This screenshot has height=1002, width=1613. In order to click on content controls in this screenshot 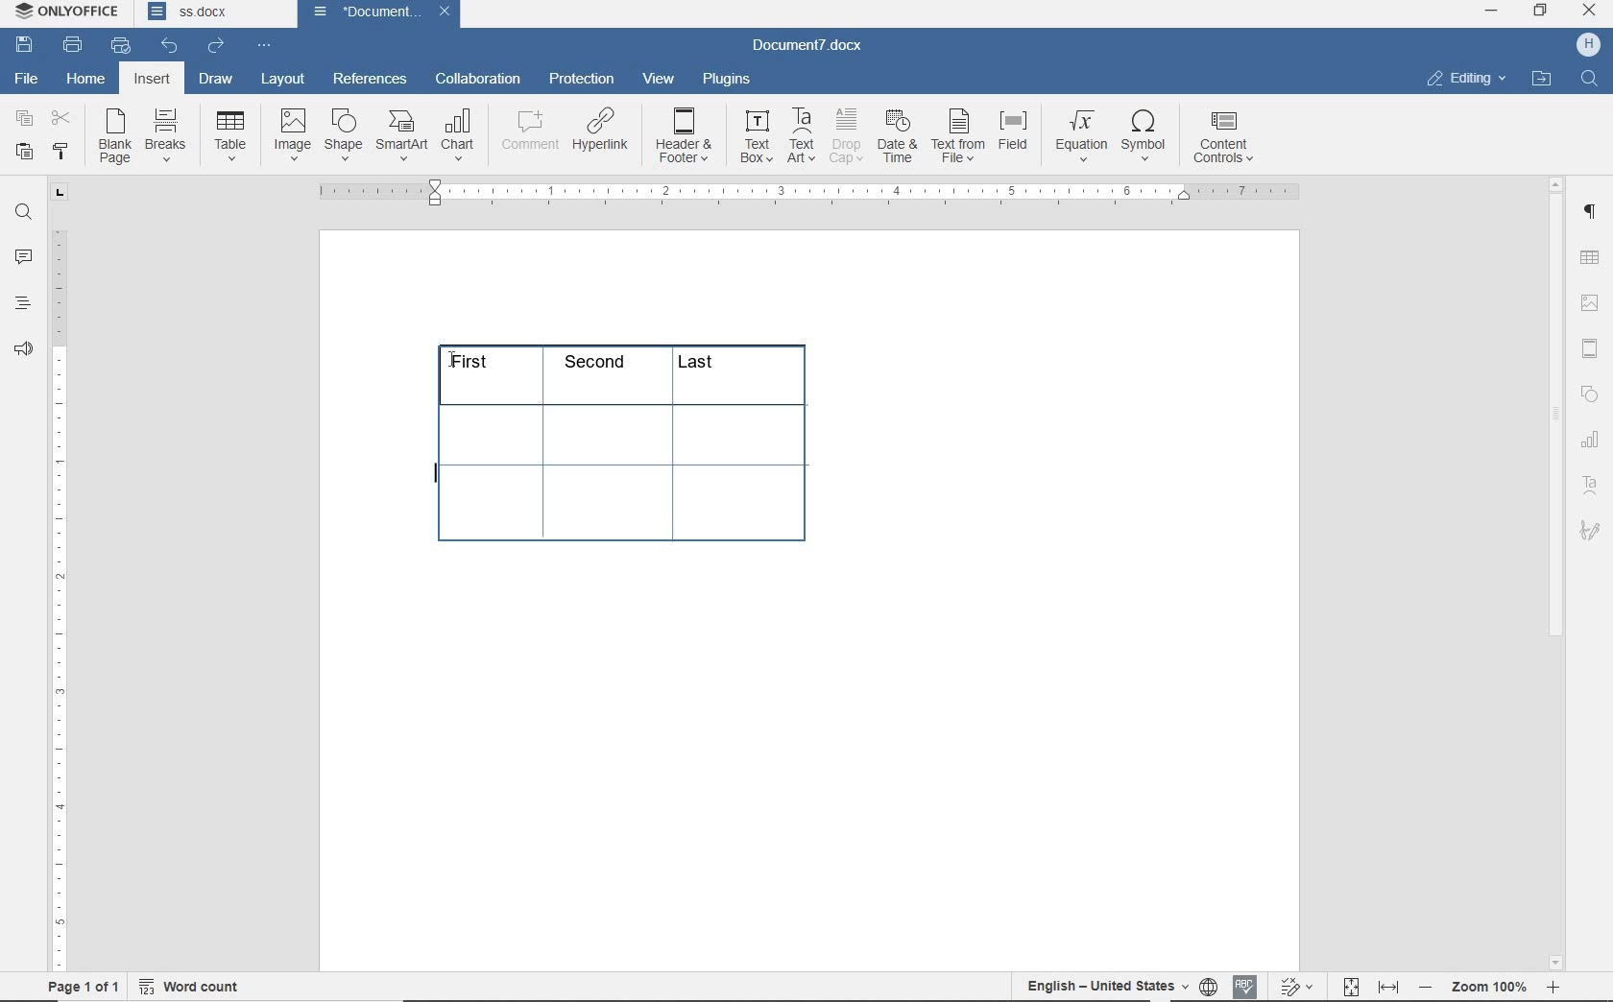, I will do `click(1227, 139)`.